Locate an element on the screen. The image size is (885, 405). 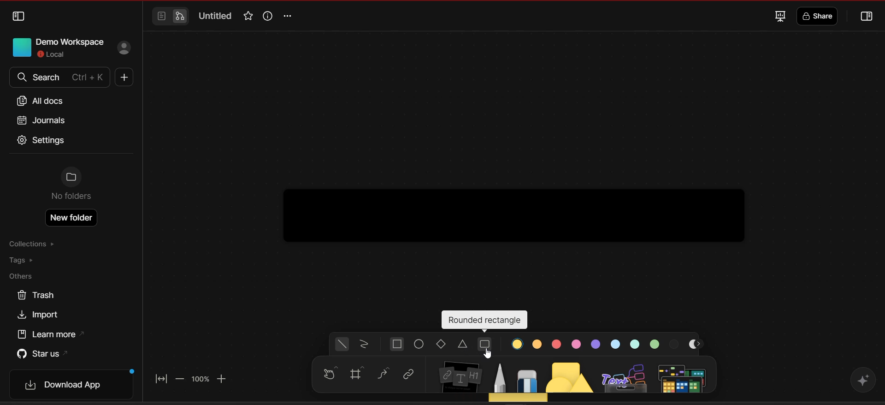
square is located at coordinates (397, 344).